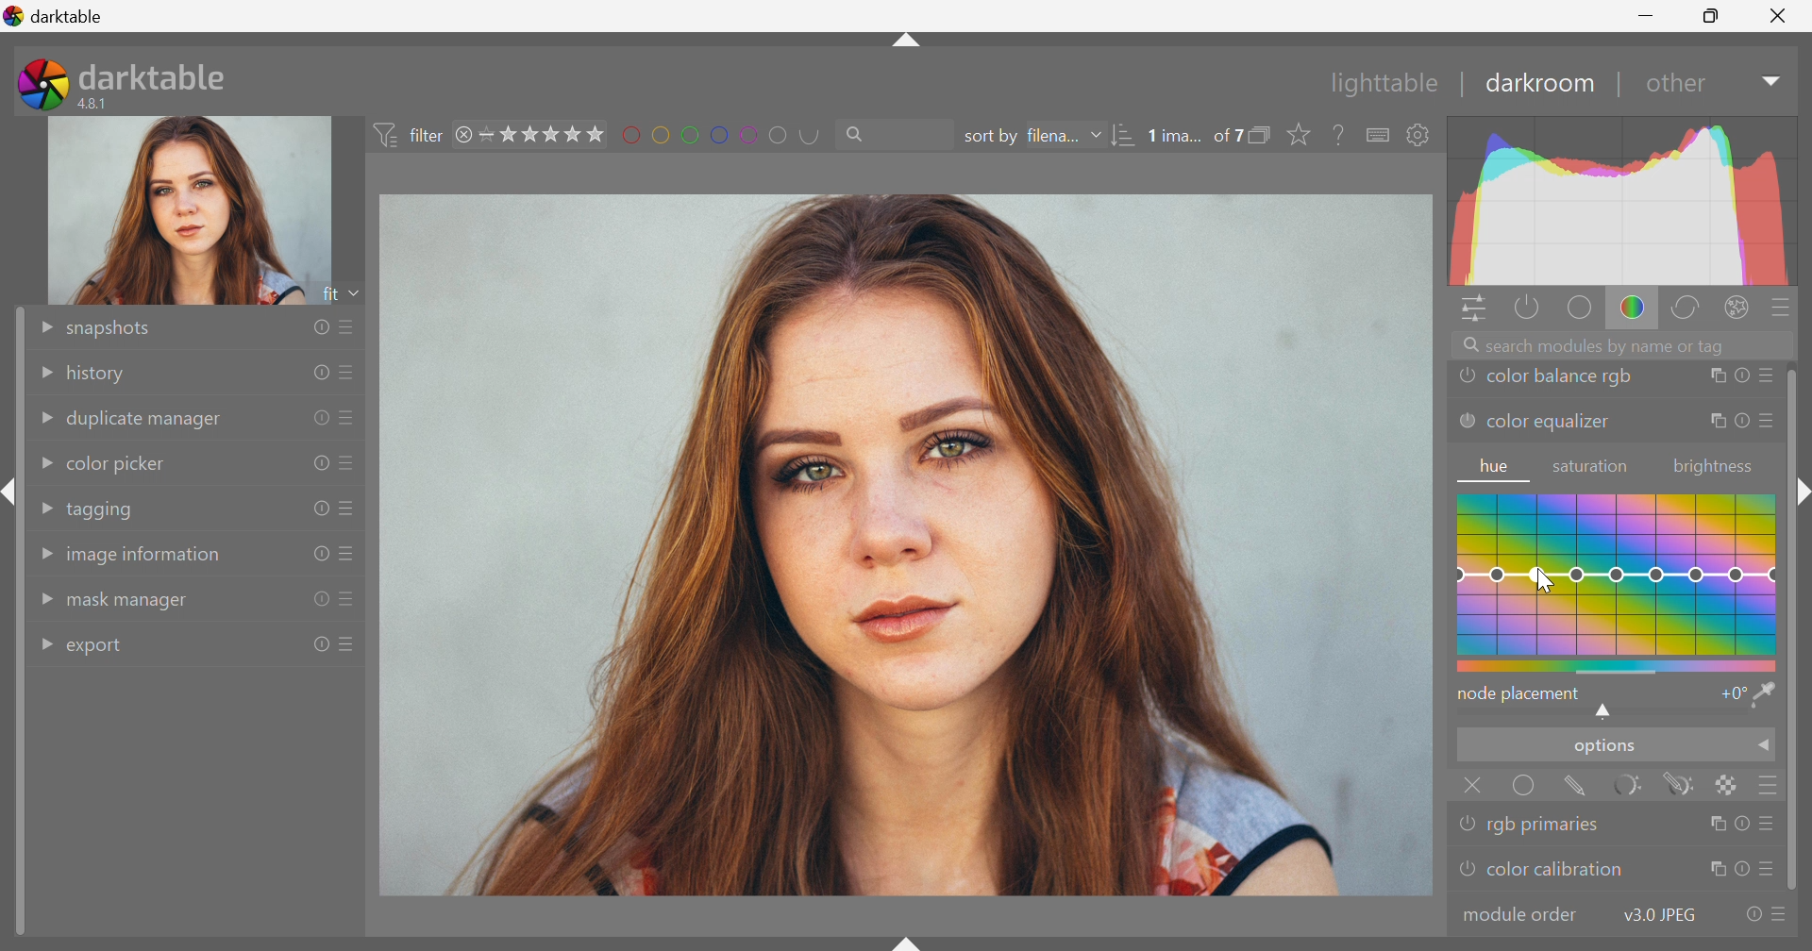 This screenshot has width=1812, height=951. I want to click on sort by, so click(988, 137).